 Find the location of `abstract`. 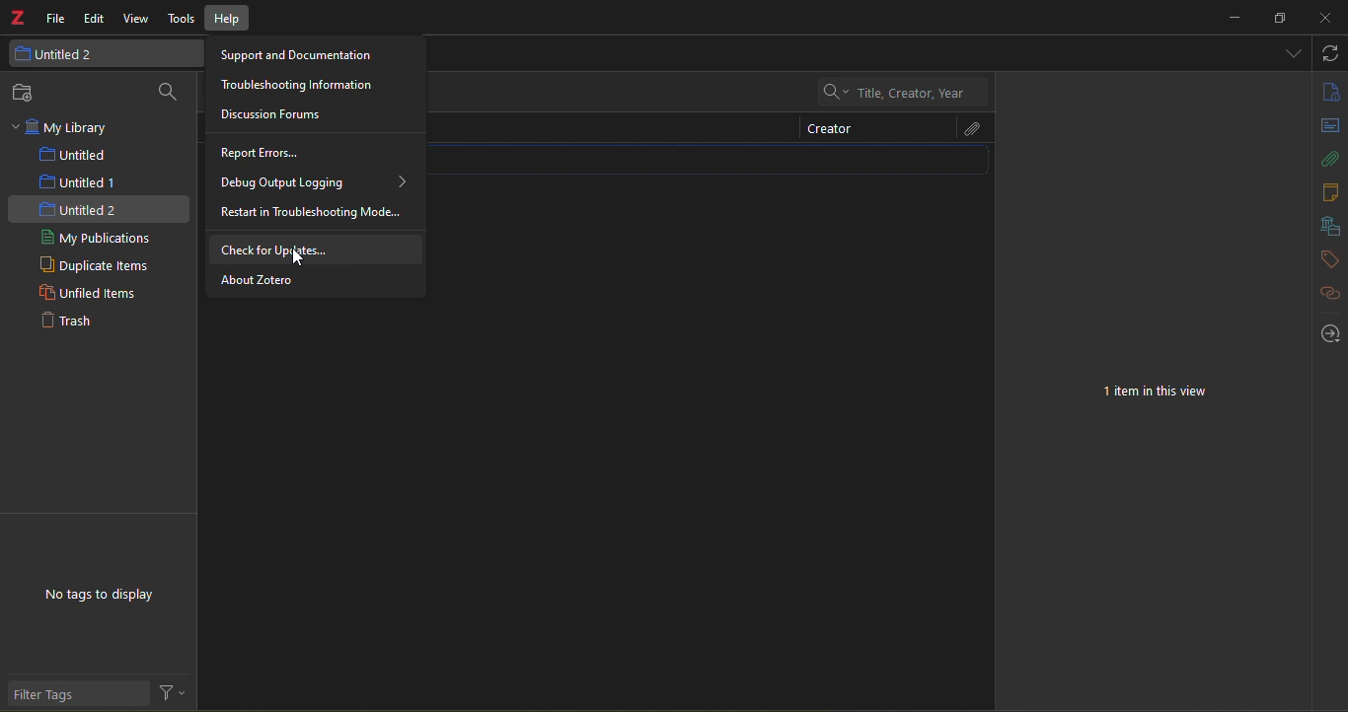

abstract is located at coordinates (1331, 125).